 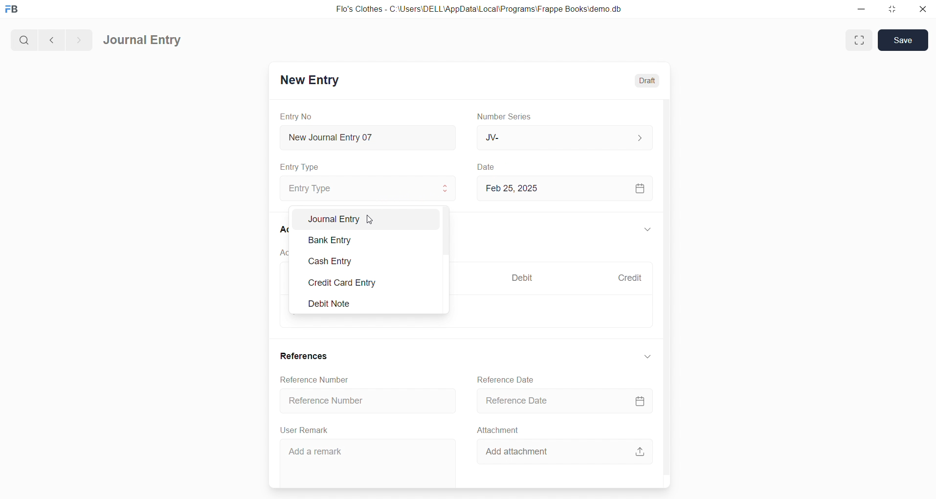 What do you see at coordinates (629, 277) in the screenshot?
I see `Credit` at bounding box center [629, 277].